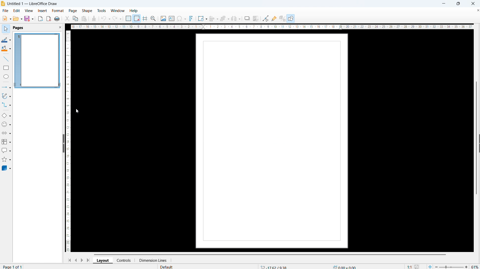 Image resolution: width=480 pixels, height=269 pixels. What do you see at coordinates (106, 18) in the screenshot?
I see `undo` at bounding box center [106, 18].